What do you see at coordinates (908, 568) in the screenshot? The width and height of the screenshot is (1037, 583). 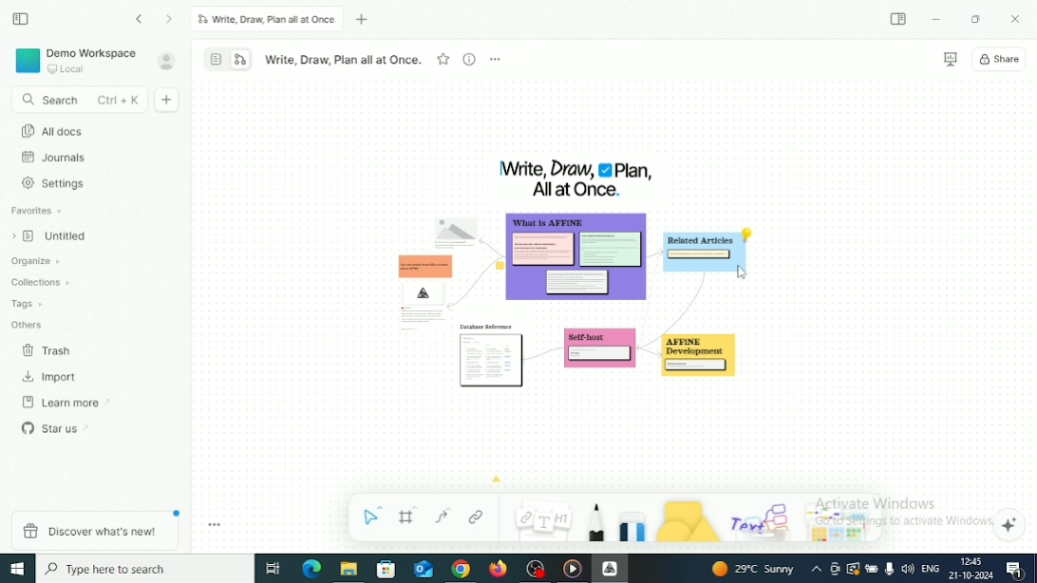 I see `Speakers` at bounding box center [908, 568].